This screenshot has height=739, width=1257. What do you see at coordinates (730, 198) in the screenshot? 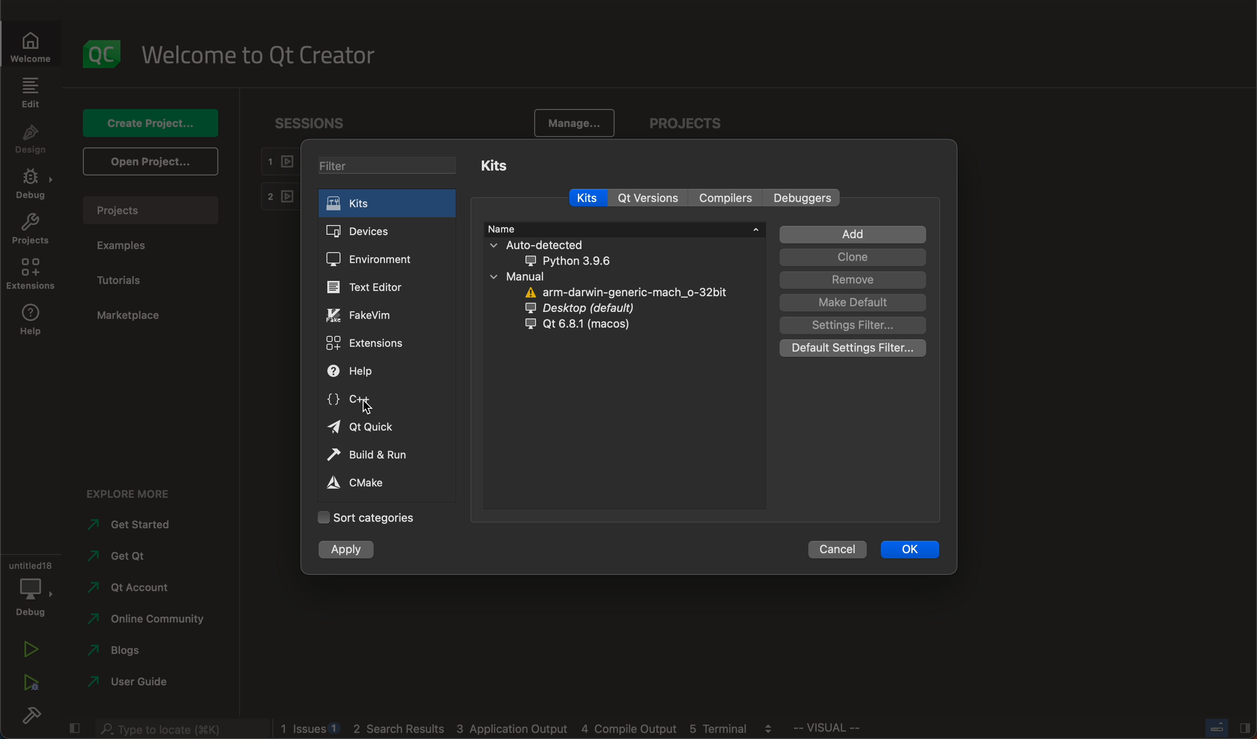
I see `compilers` at bounding box center [730, 198].